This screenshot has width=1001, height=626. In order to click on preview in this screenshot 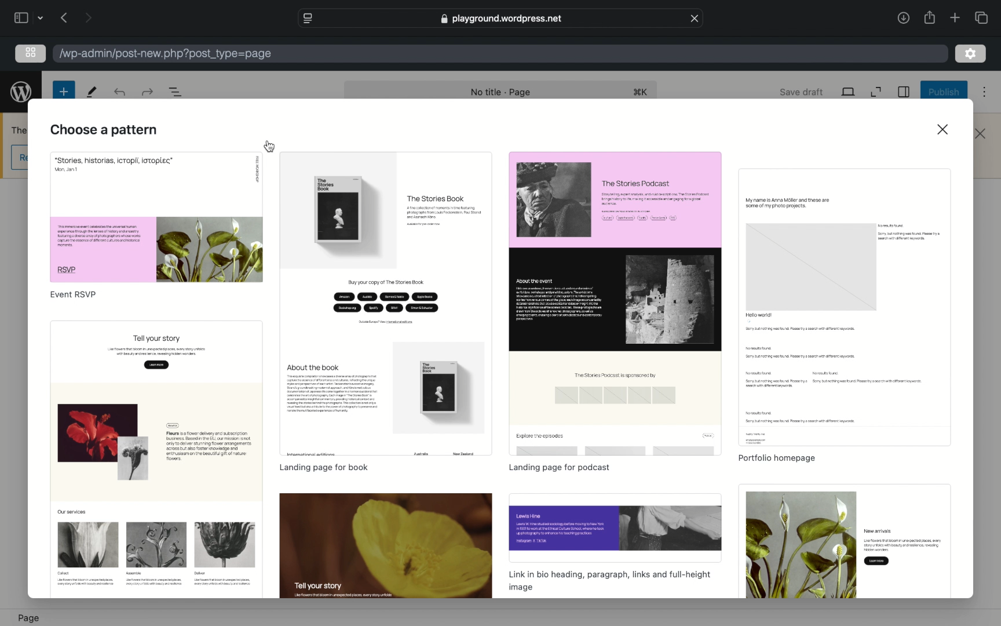, I will do `click(156, 217)`.